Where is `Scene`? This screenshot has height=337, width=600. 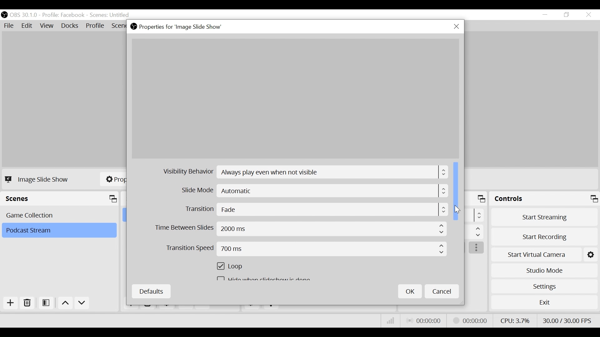 Scene is located at coordinates (60, 215).